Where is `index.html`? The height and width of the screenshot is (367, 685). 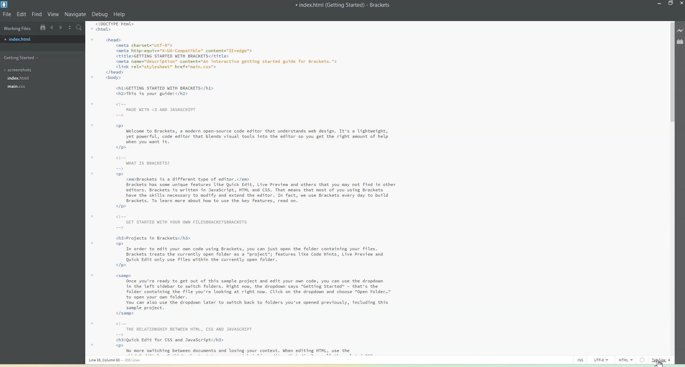
index.html is located at coordinates (19, 77).